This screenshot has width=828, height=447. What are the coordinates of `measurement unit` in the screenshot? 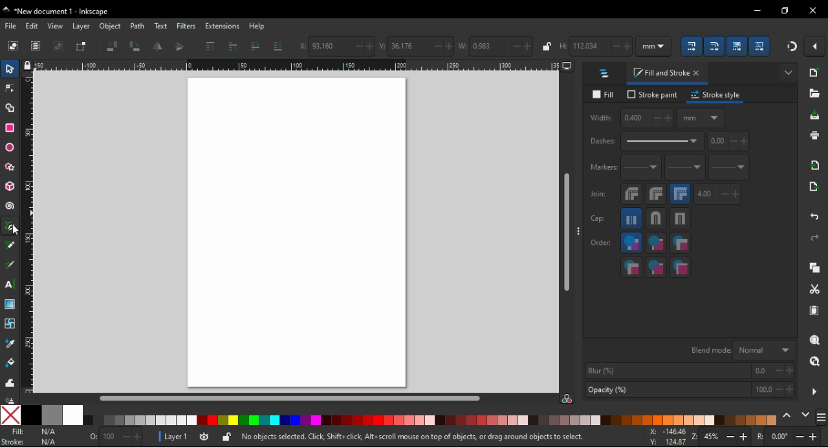 It's located at (655, 46).